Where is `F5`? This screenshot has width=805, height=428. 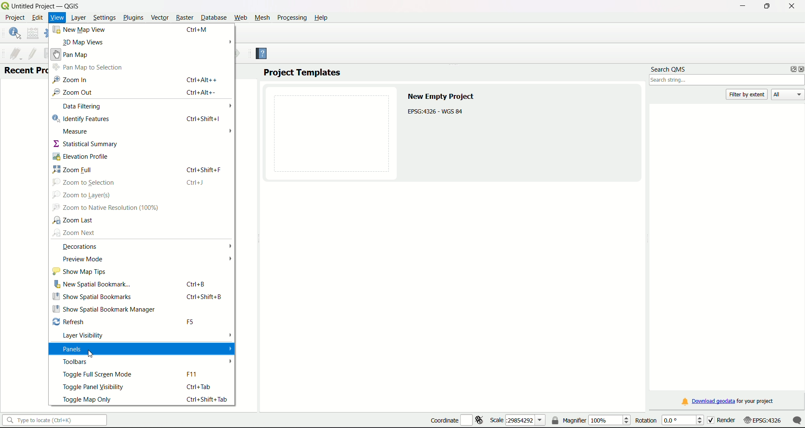 F5 is located at coordinates (190, 322).